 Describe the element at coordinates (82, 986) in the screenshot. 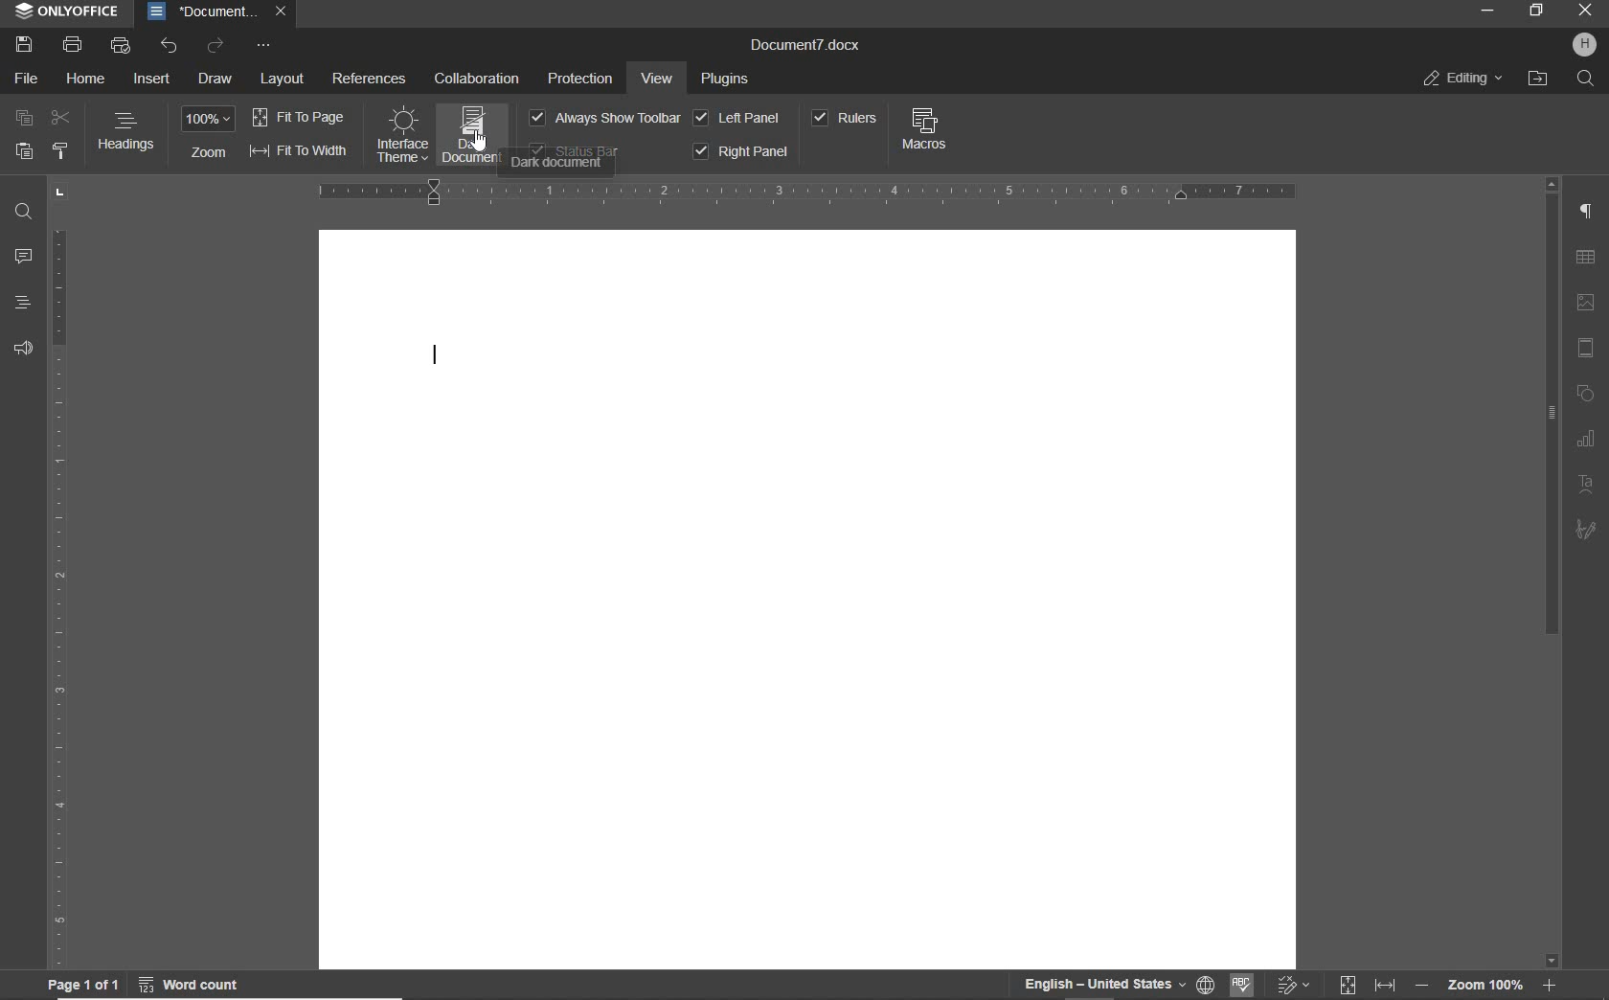

I see `PAGE 1 OF 1` at that location.